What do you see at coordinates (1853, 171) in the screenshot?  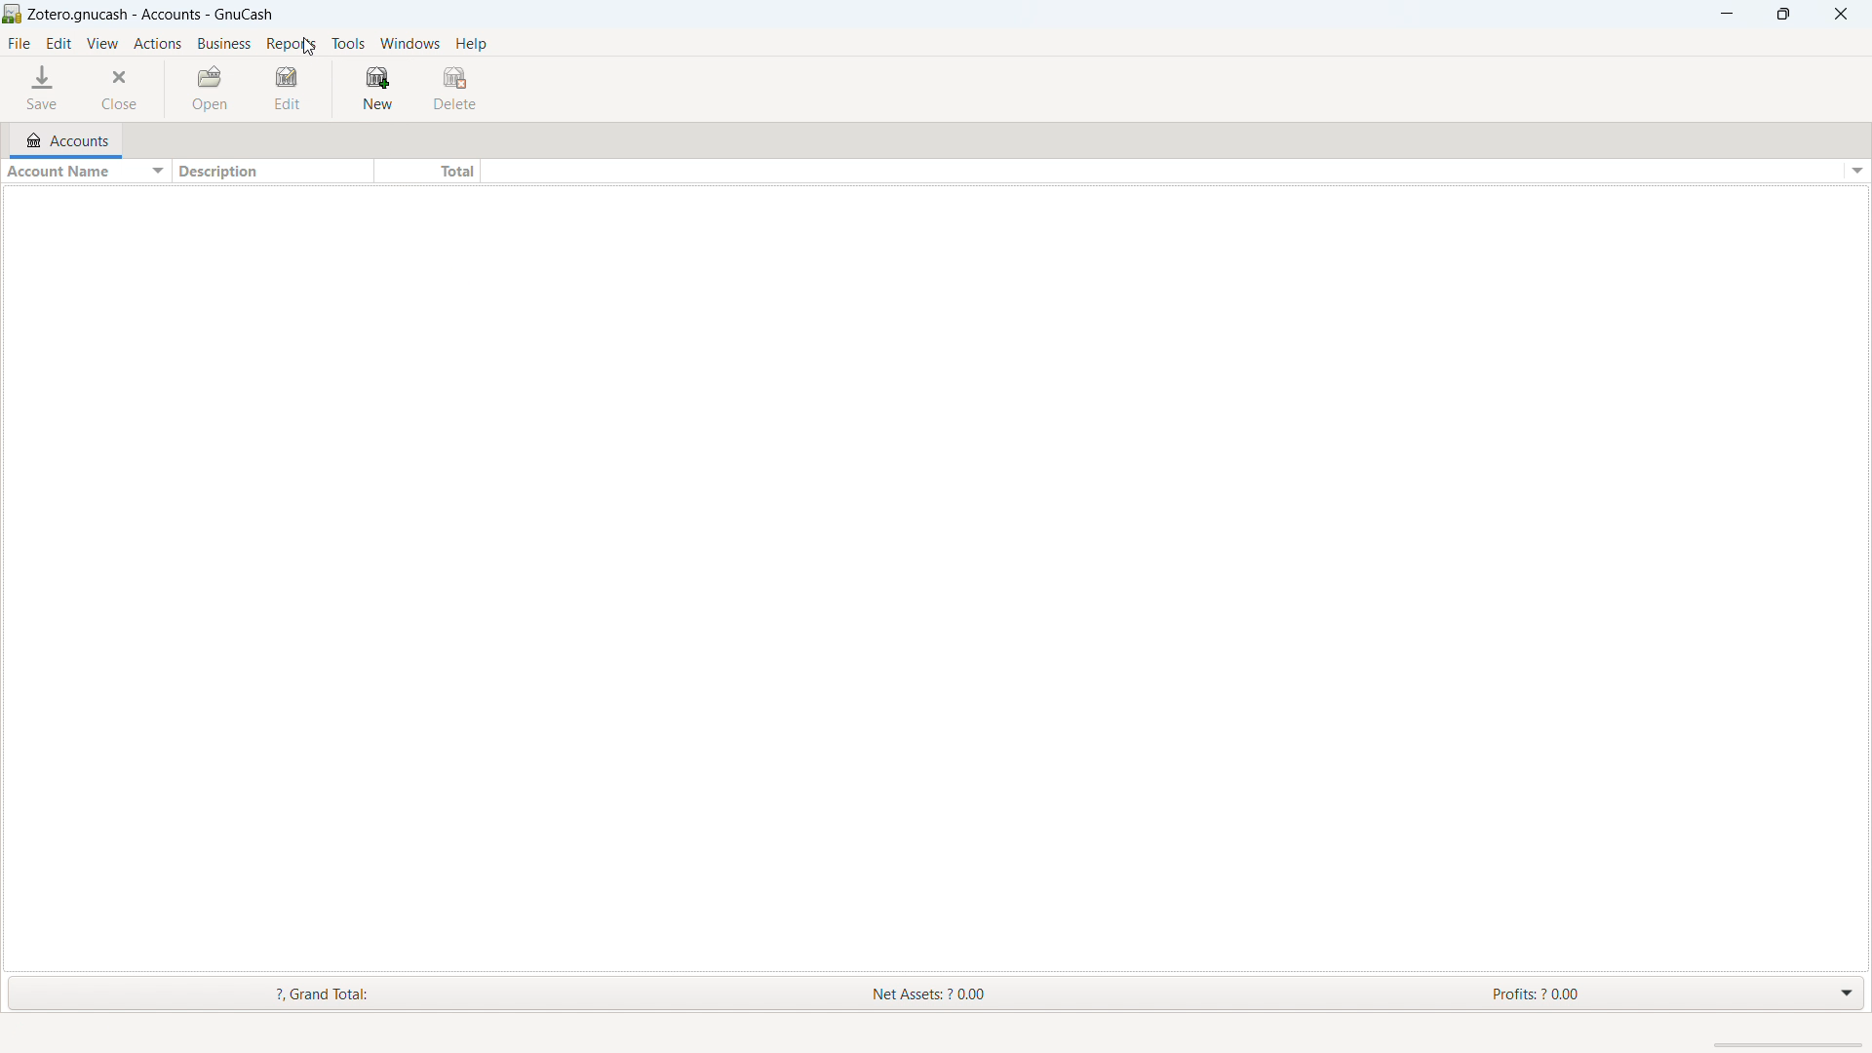 I see `options` at bounding box center [1853, 171].